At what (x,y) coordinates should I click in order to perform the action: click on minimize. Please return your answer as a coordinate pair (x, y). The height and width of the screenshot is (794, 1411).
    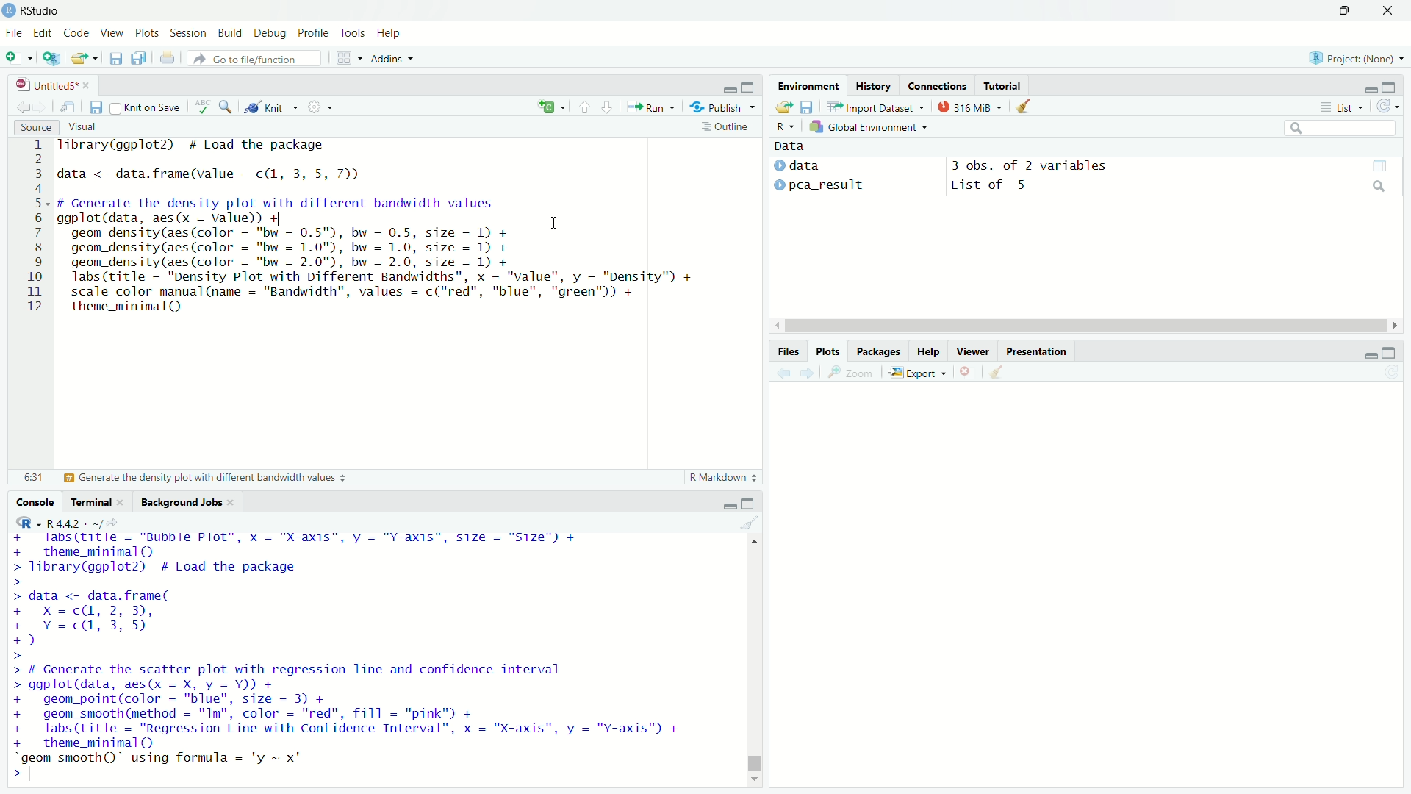
    Looking at the image, I should click on (728, 86).